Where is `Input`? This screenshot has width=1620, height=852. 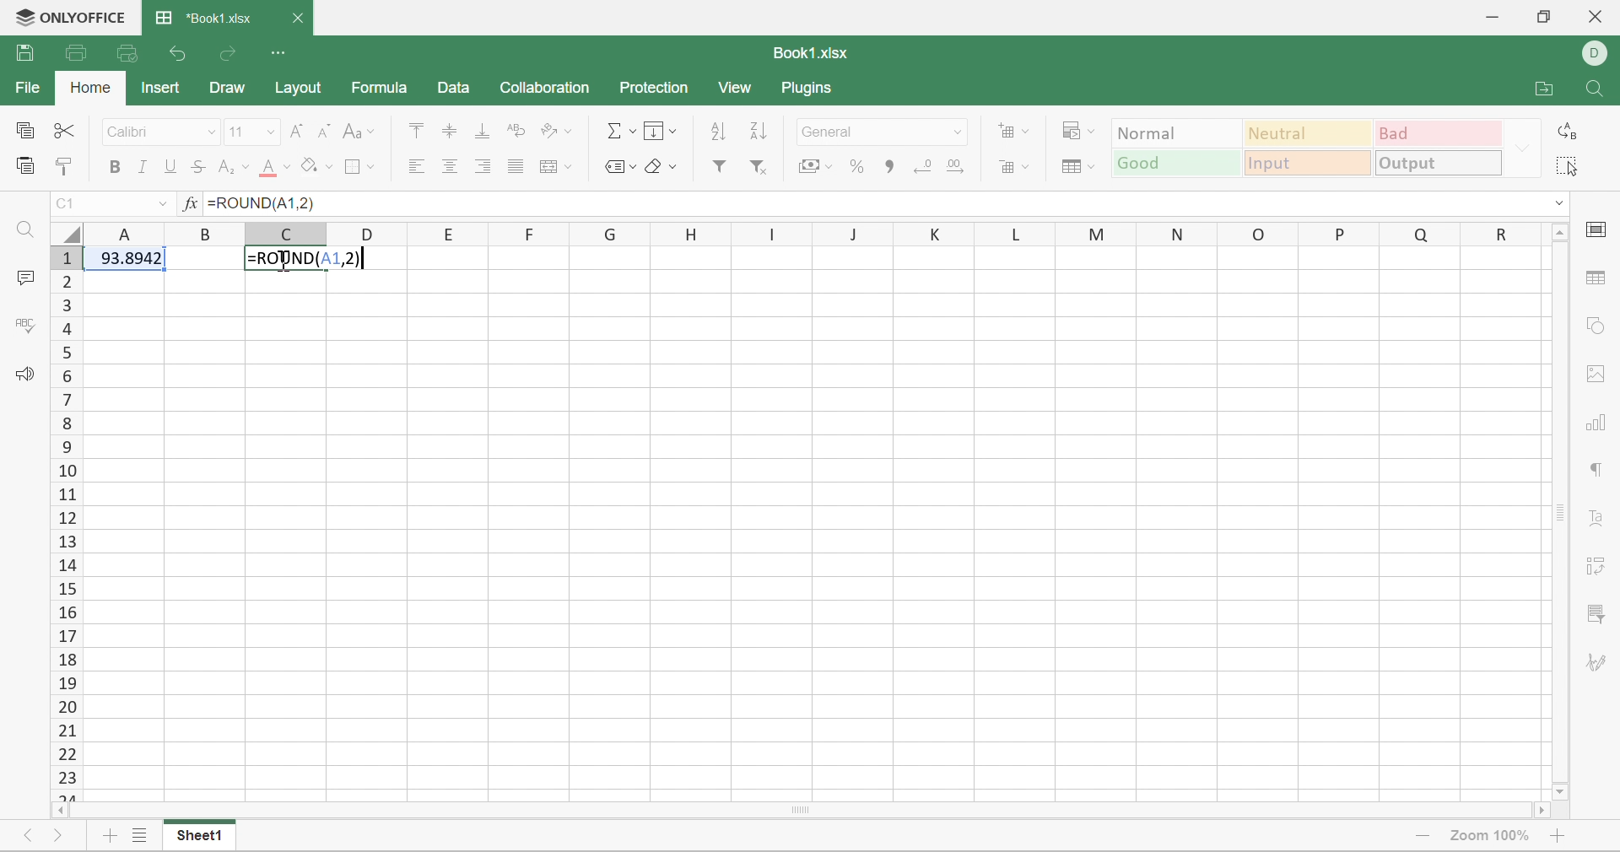 Input is located at coordinates (1309, 165).